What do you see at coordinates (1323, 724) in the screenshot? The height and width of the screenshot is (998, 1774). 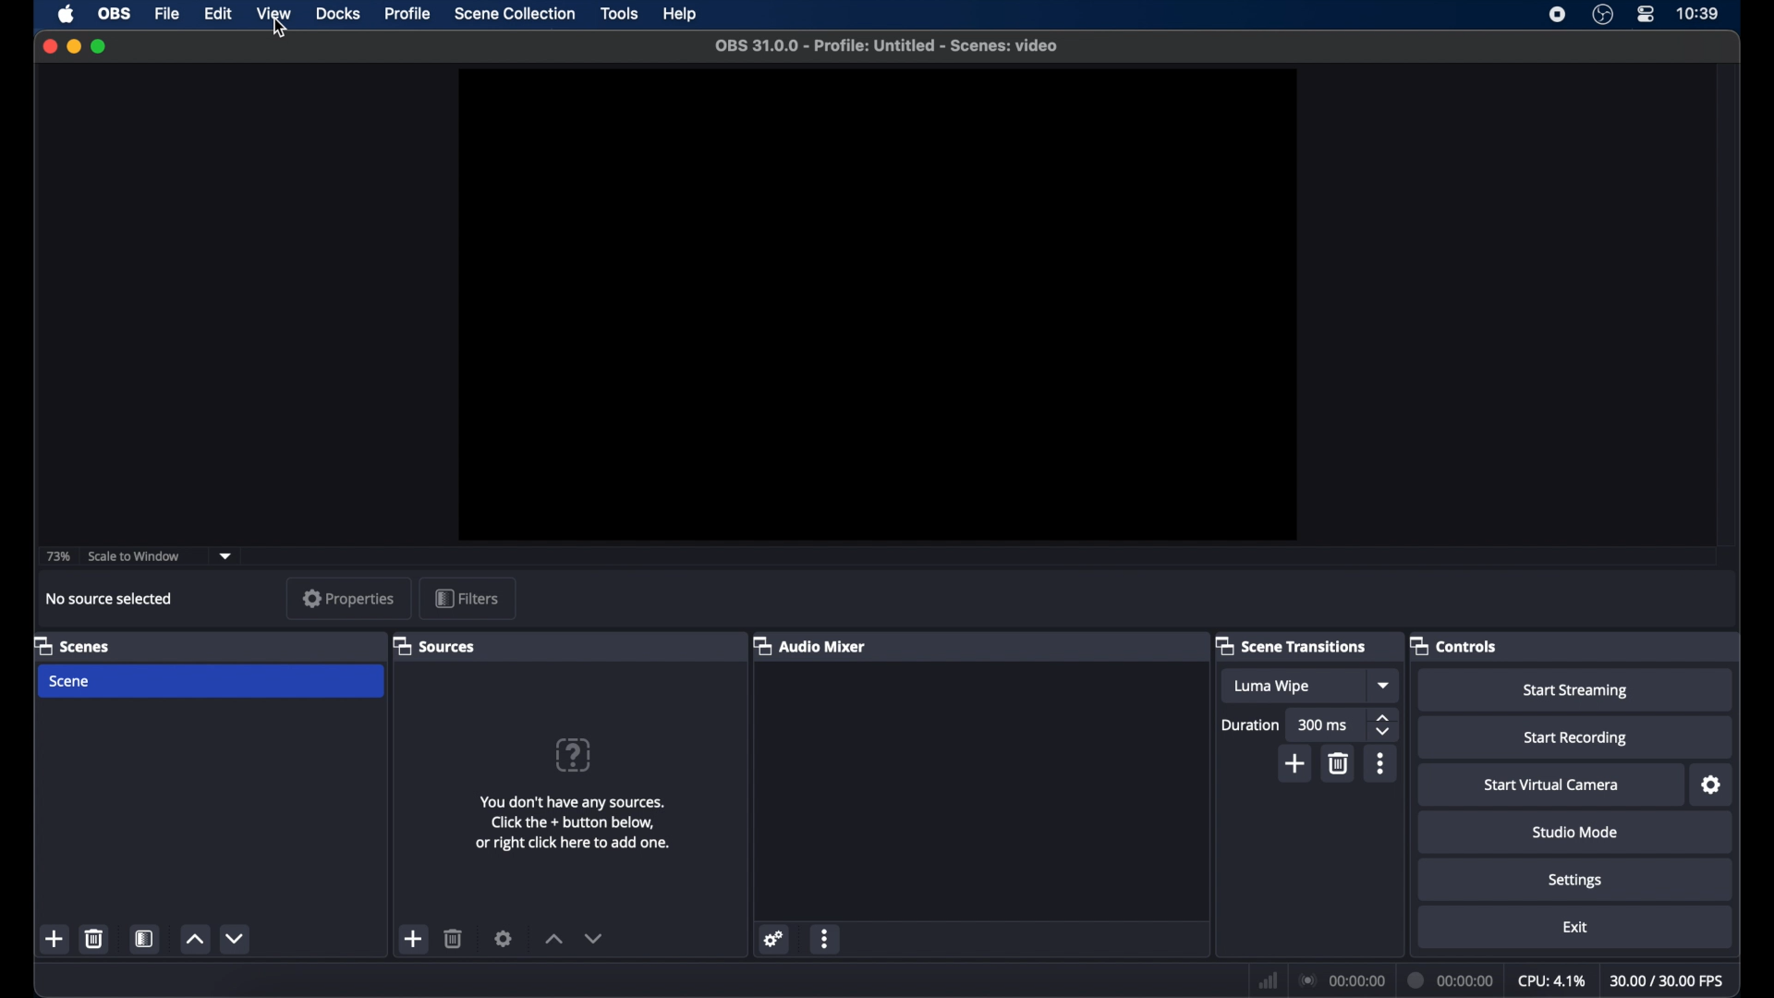 I see `300 ms` at bounding box center [1323, 724].